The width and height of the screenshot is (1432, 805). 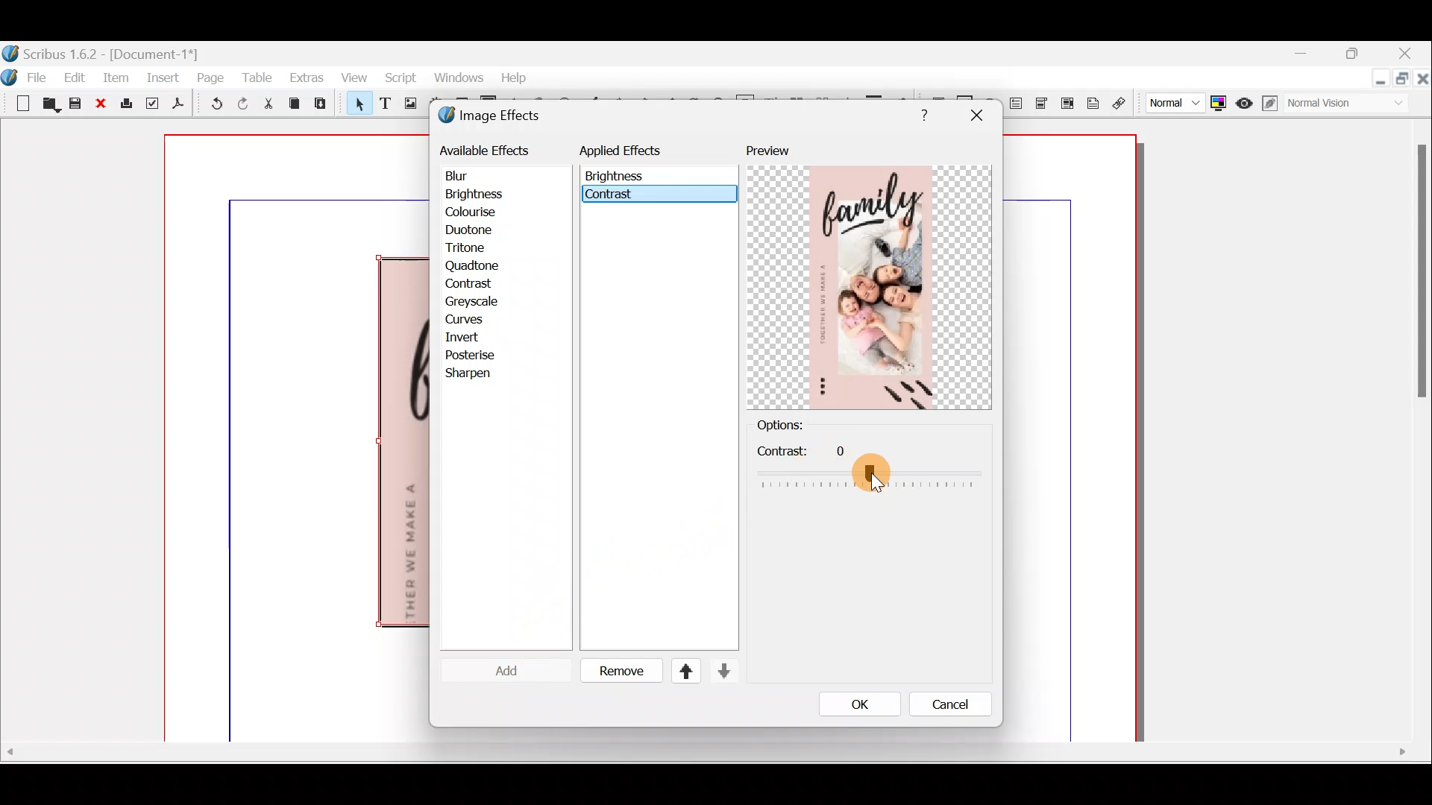 What do you see at coordinates (1093, 101) in the screenshot?
I see `Text annotation` at bounding box center [1093, 101].